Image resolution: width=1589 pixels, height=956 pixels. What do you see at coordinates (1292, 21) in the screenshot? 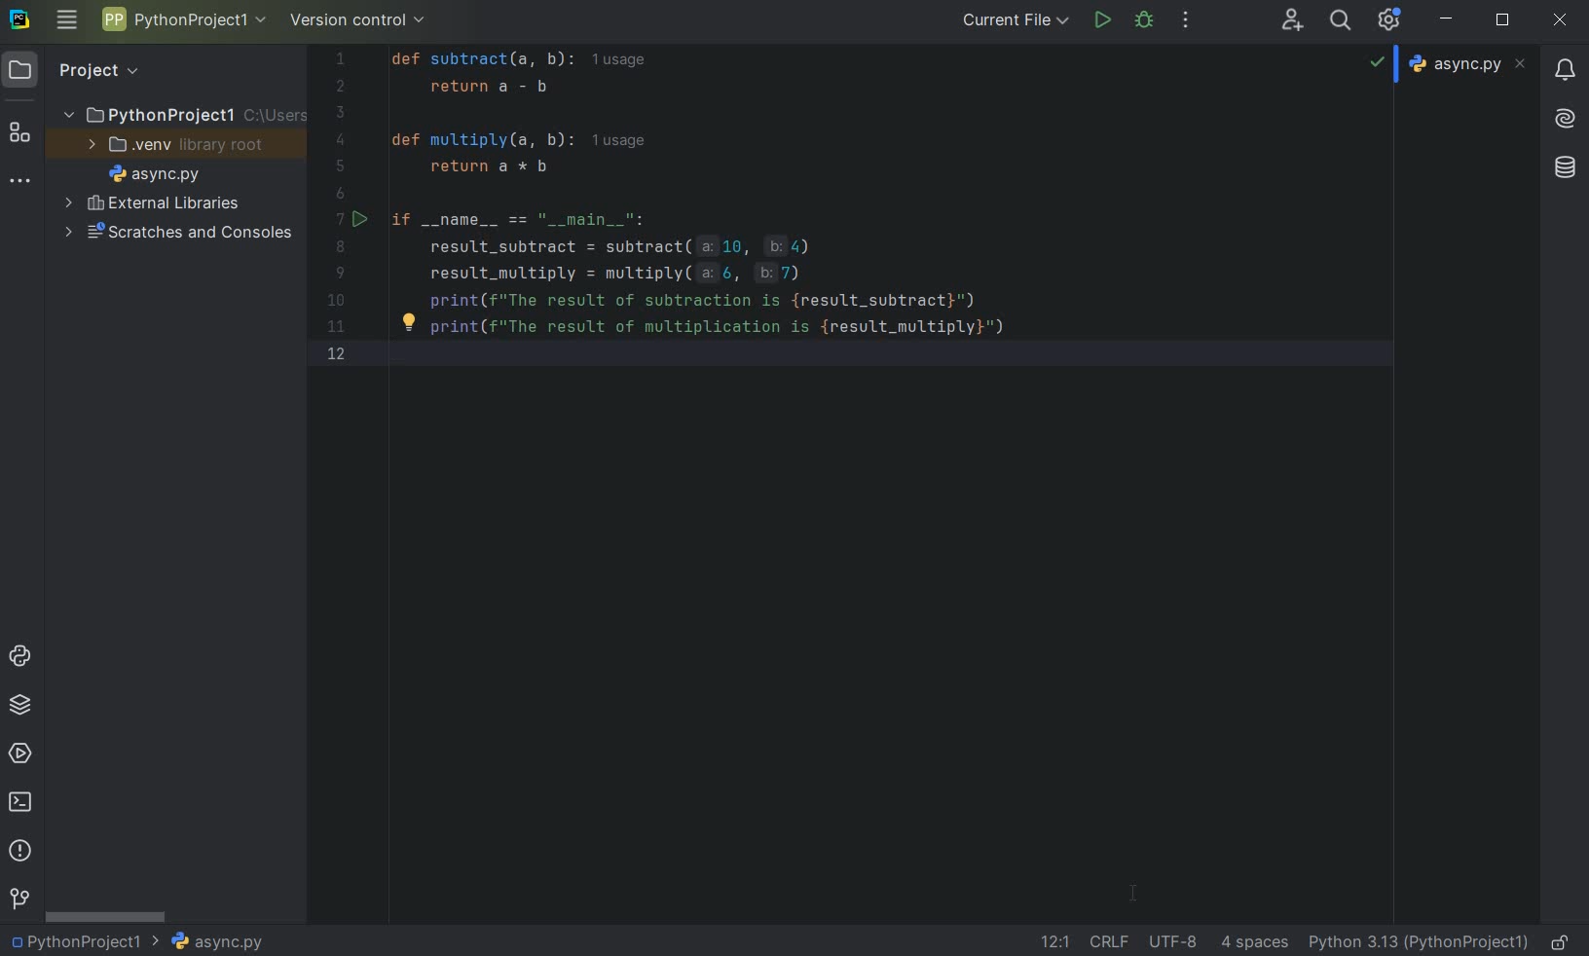
I see `code with me` at bounding box center [1292, 21].